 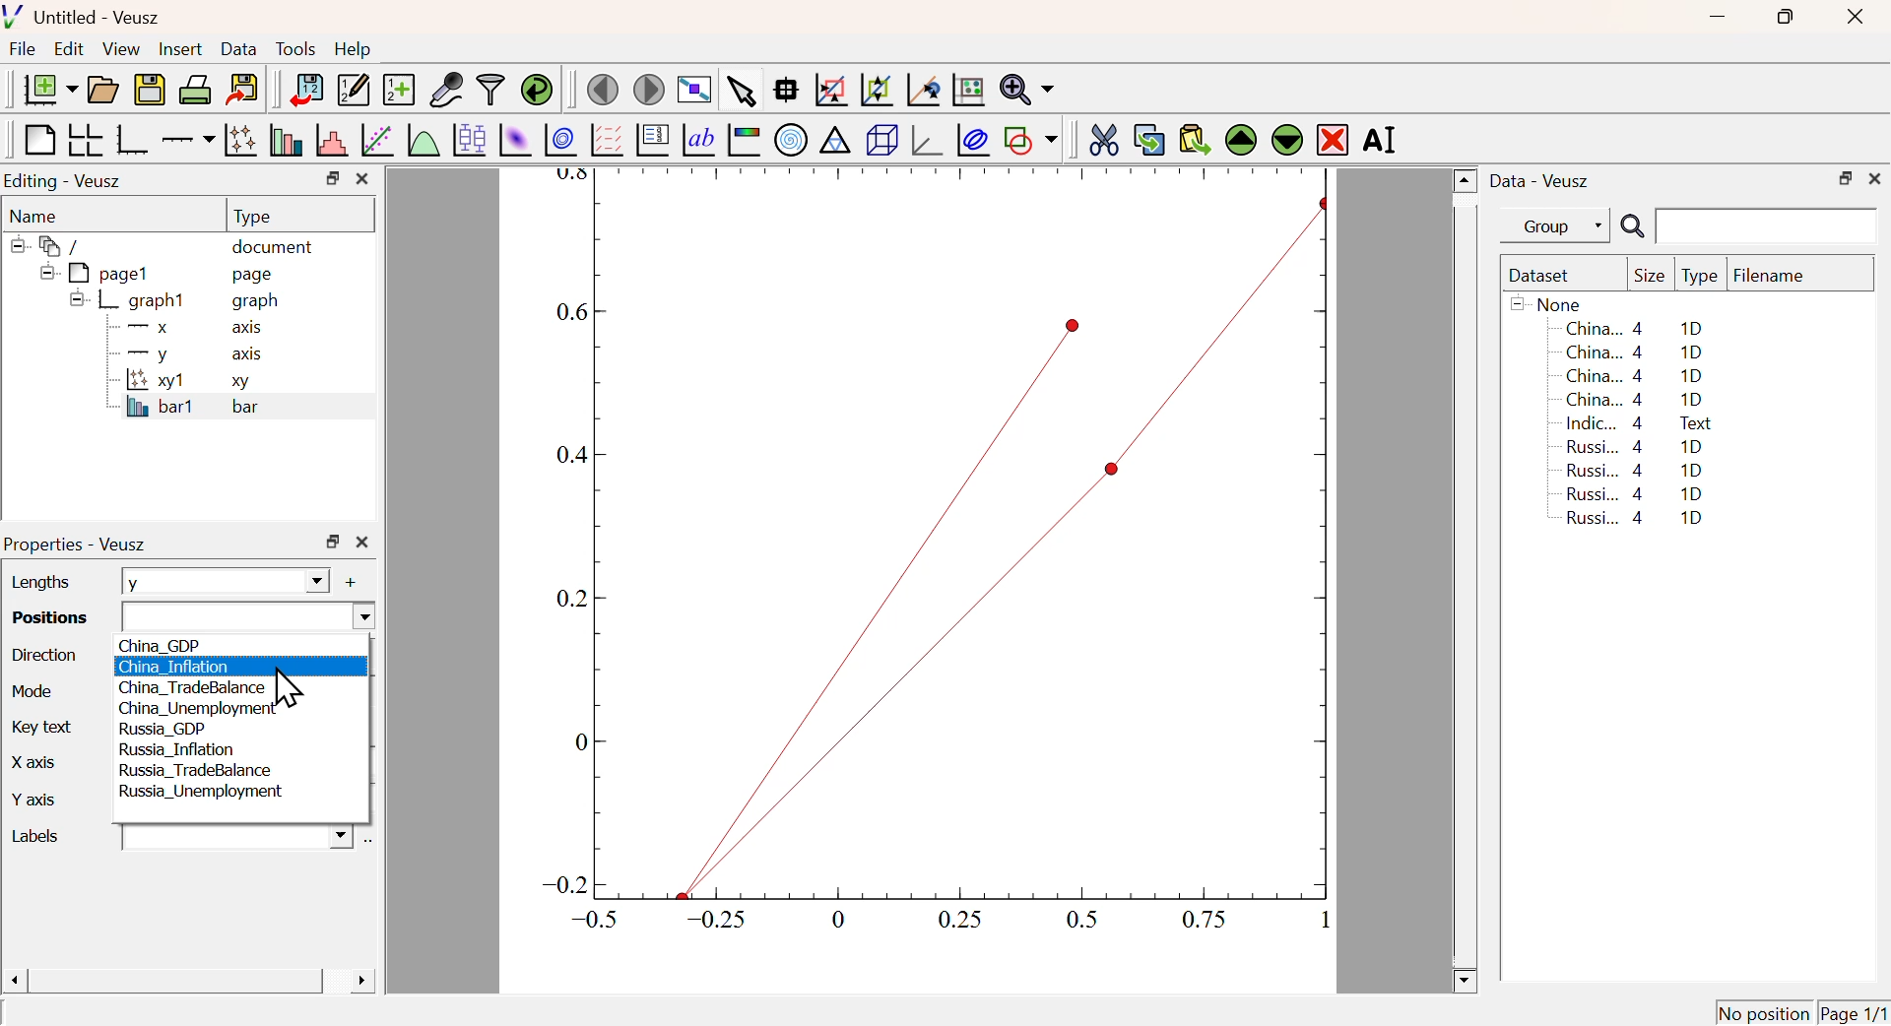 What do you see at coordinates (745, 141) in the screenshot?
I see `Image Color bar` at bounding box center [745, 141].